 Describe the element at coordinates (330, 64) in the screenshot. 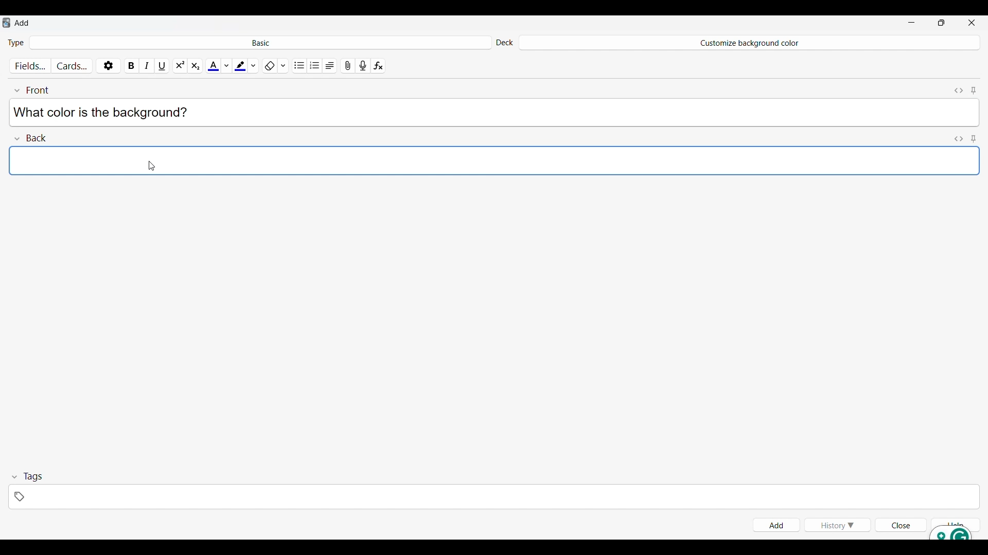

I see `Alignment` at that location.